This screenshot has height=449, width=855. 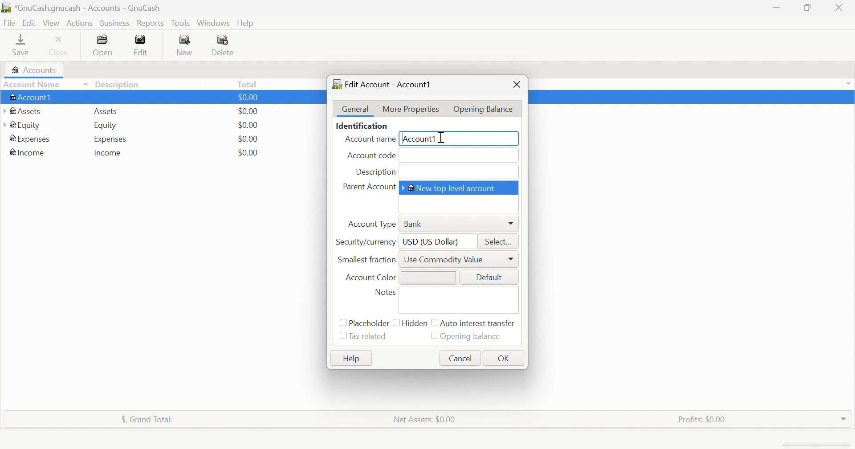 I want to click on Parent Account, so click(x=368, y=187).